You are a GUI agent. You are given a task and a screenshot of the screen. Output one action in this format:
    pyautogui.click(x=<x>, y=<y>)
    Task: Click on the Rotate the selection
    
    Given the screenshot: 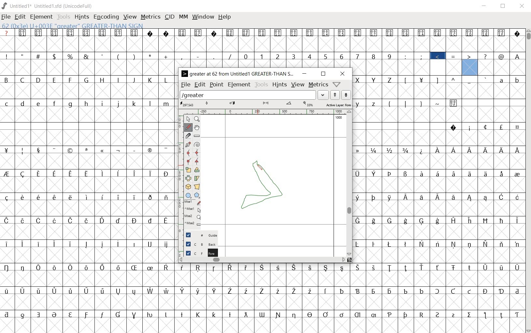 What is the action you would take?
    pyautogui.click(x=197, y=170)
    